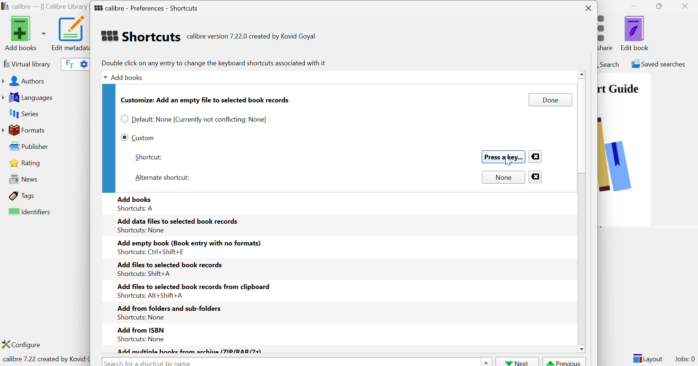 This screenshot has width=698, height=366. I want to click on Search for a shortcut by name, so click(149, 362).